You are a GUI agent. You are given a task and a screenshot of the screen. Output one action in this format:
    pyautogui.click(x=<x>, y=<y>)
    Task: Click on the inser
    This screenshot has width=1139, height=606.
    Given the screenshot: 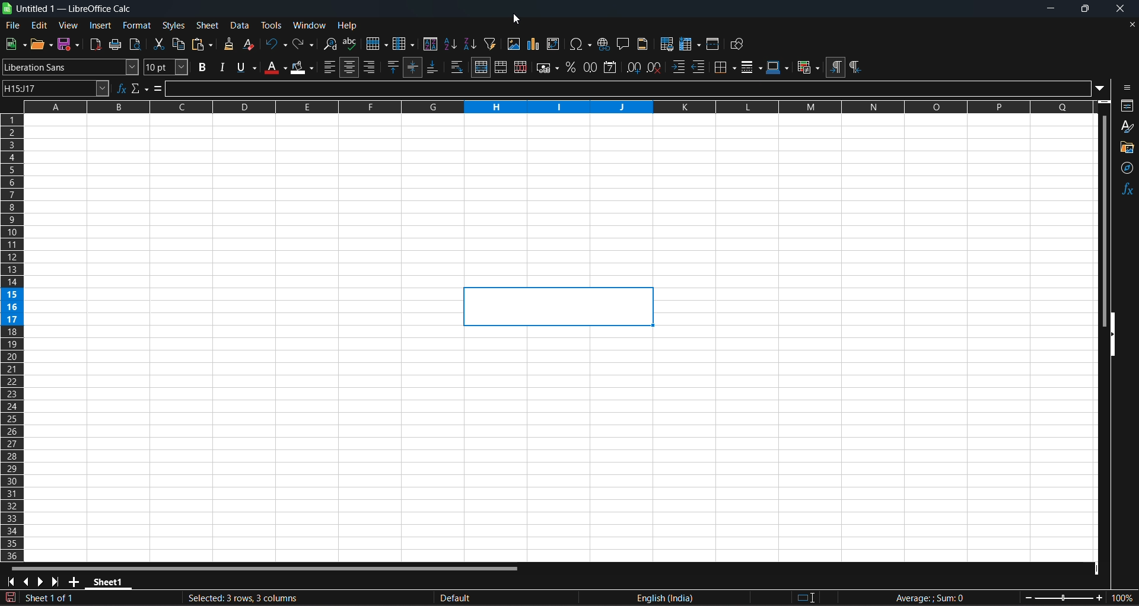 What is the action you would take?
    pyautogui.click(x=101, y=25)
    